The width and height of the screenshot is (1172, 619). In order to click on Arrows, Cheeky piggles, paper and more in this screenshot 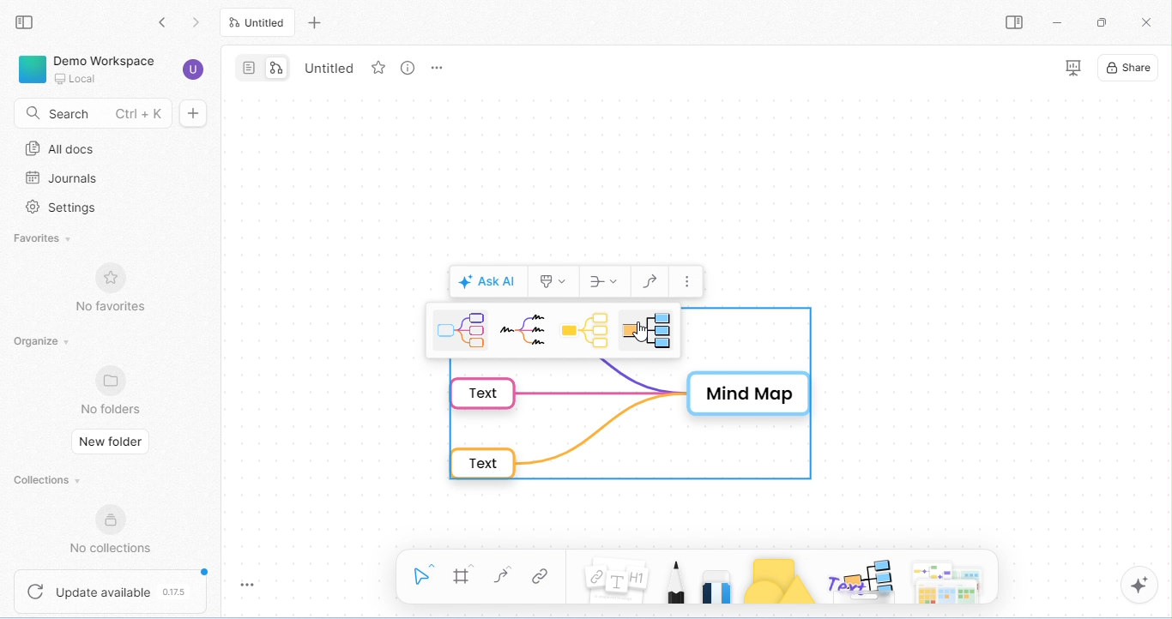, I will do `click(951, 580)`.